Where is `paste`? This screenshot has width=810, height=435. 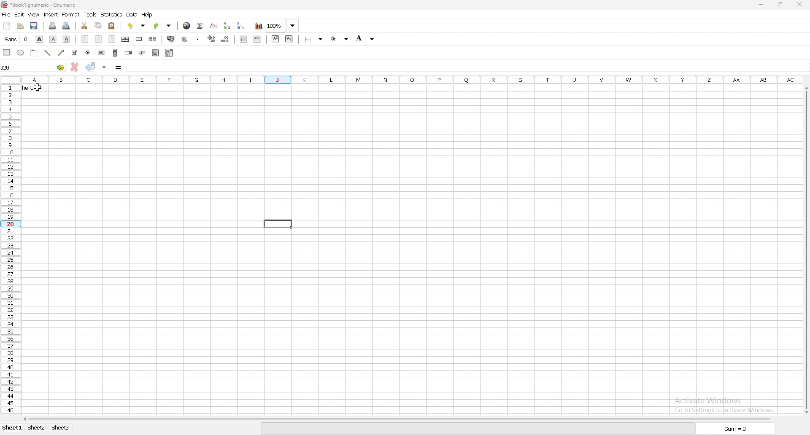 paste is located at coordinates (112, 26).